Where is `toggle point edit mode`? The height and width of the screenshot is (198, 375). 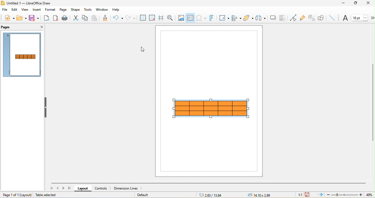 toggle point edit mode is located at coordinates (293, 18).